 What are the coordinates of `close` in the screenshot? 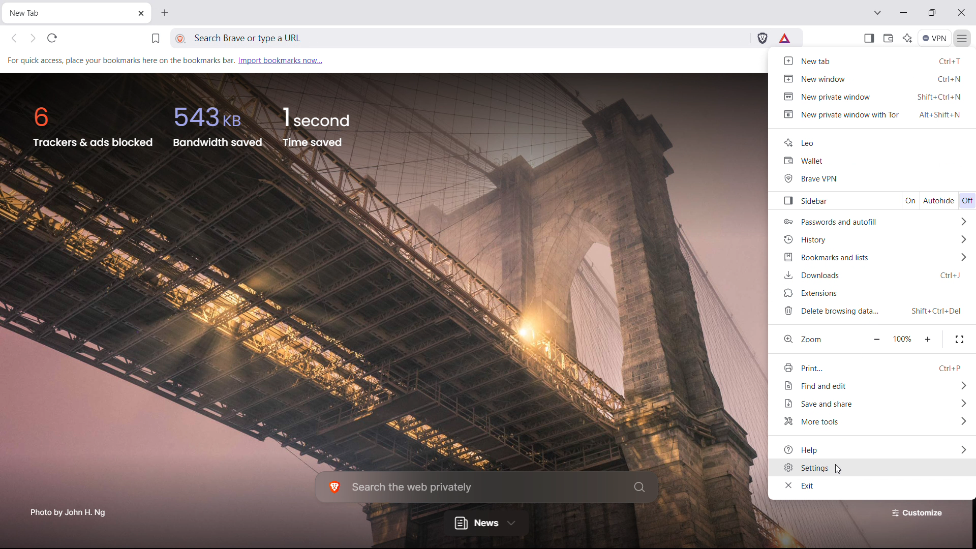 It's located at (960, 12).